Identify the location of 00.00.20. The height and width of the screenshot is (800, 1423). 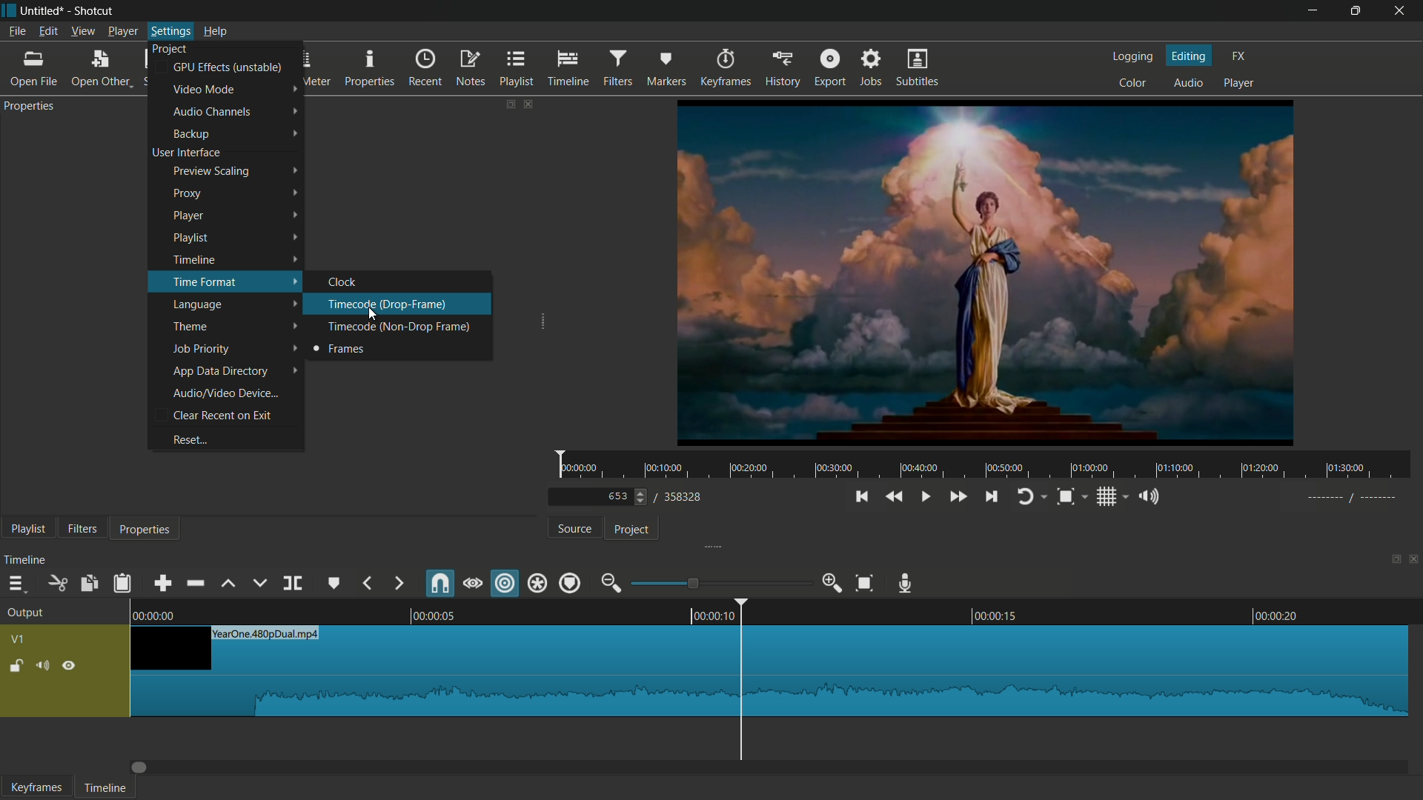
(1276, 613).